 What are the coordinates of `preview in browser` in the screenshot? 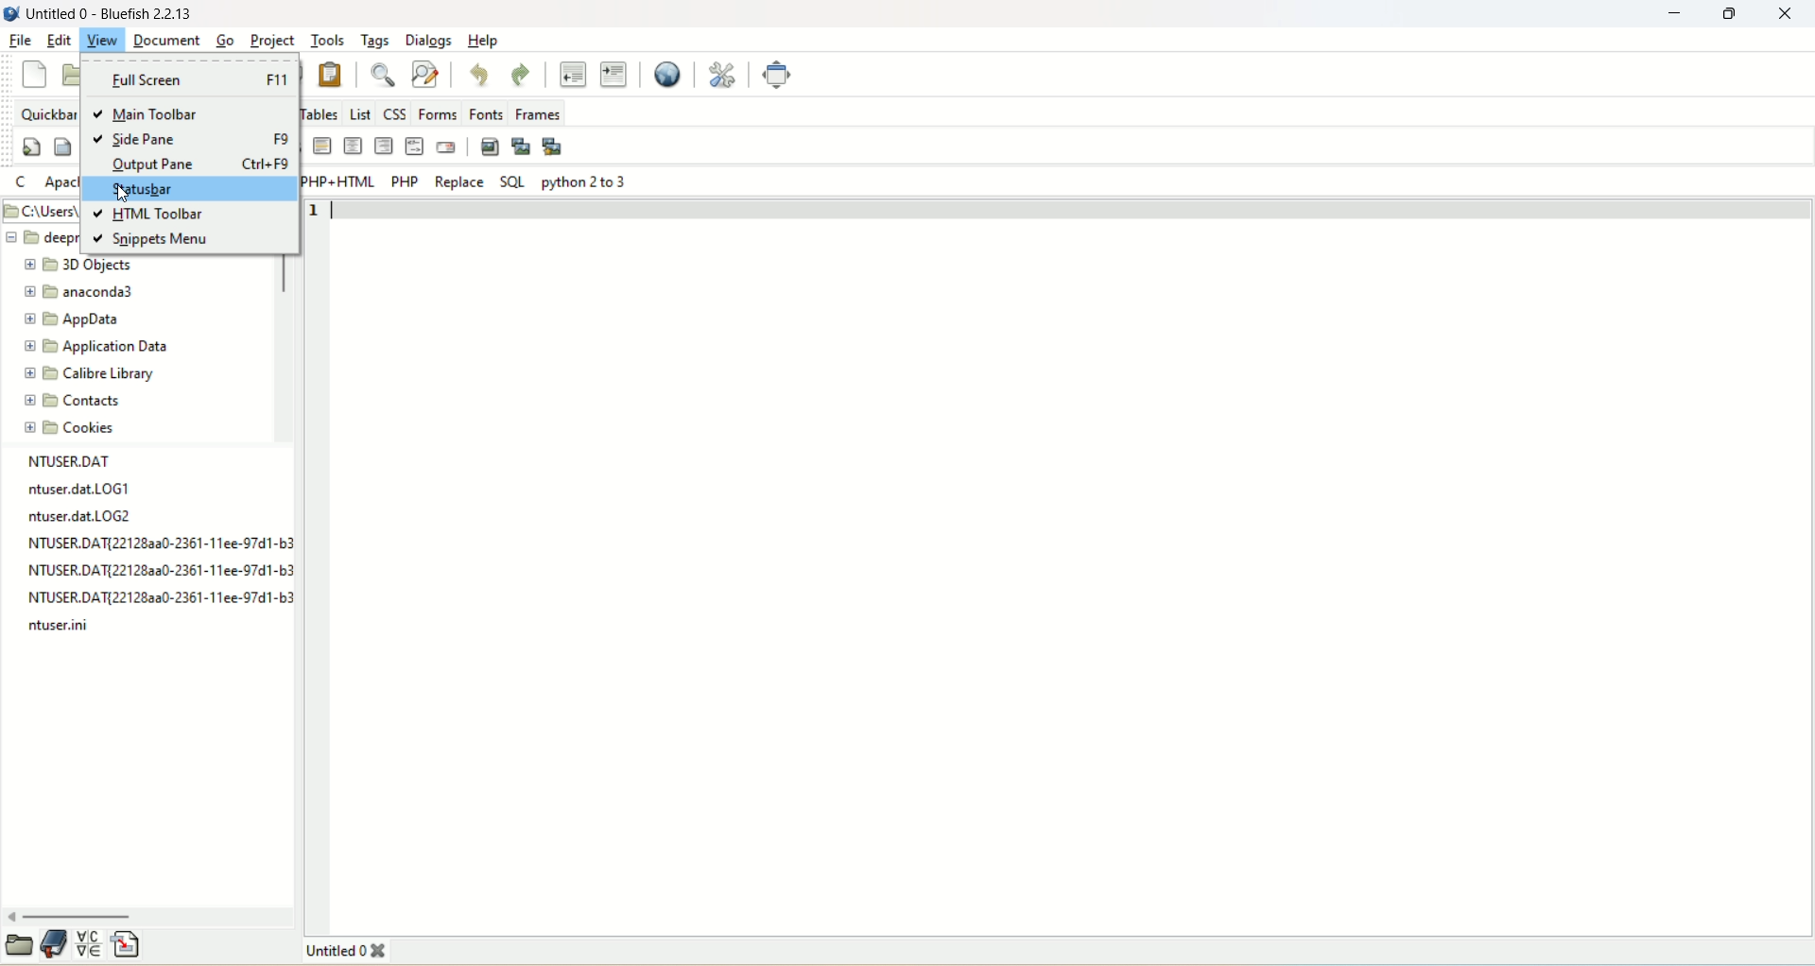 It's located at (660, 76).